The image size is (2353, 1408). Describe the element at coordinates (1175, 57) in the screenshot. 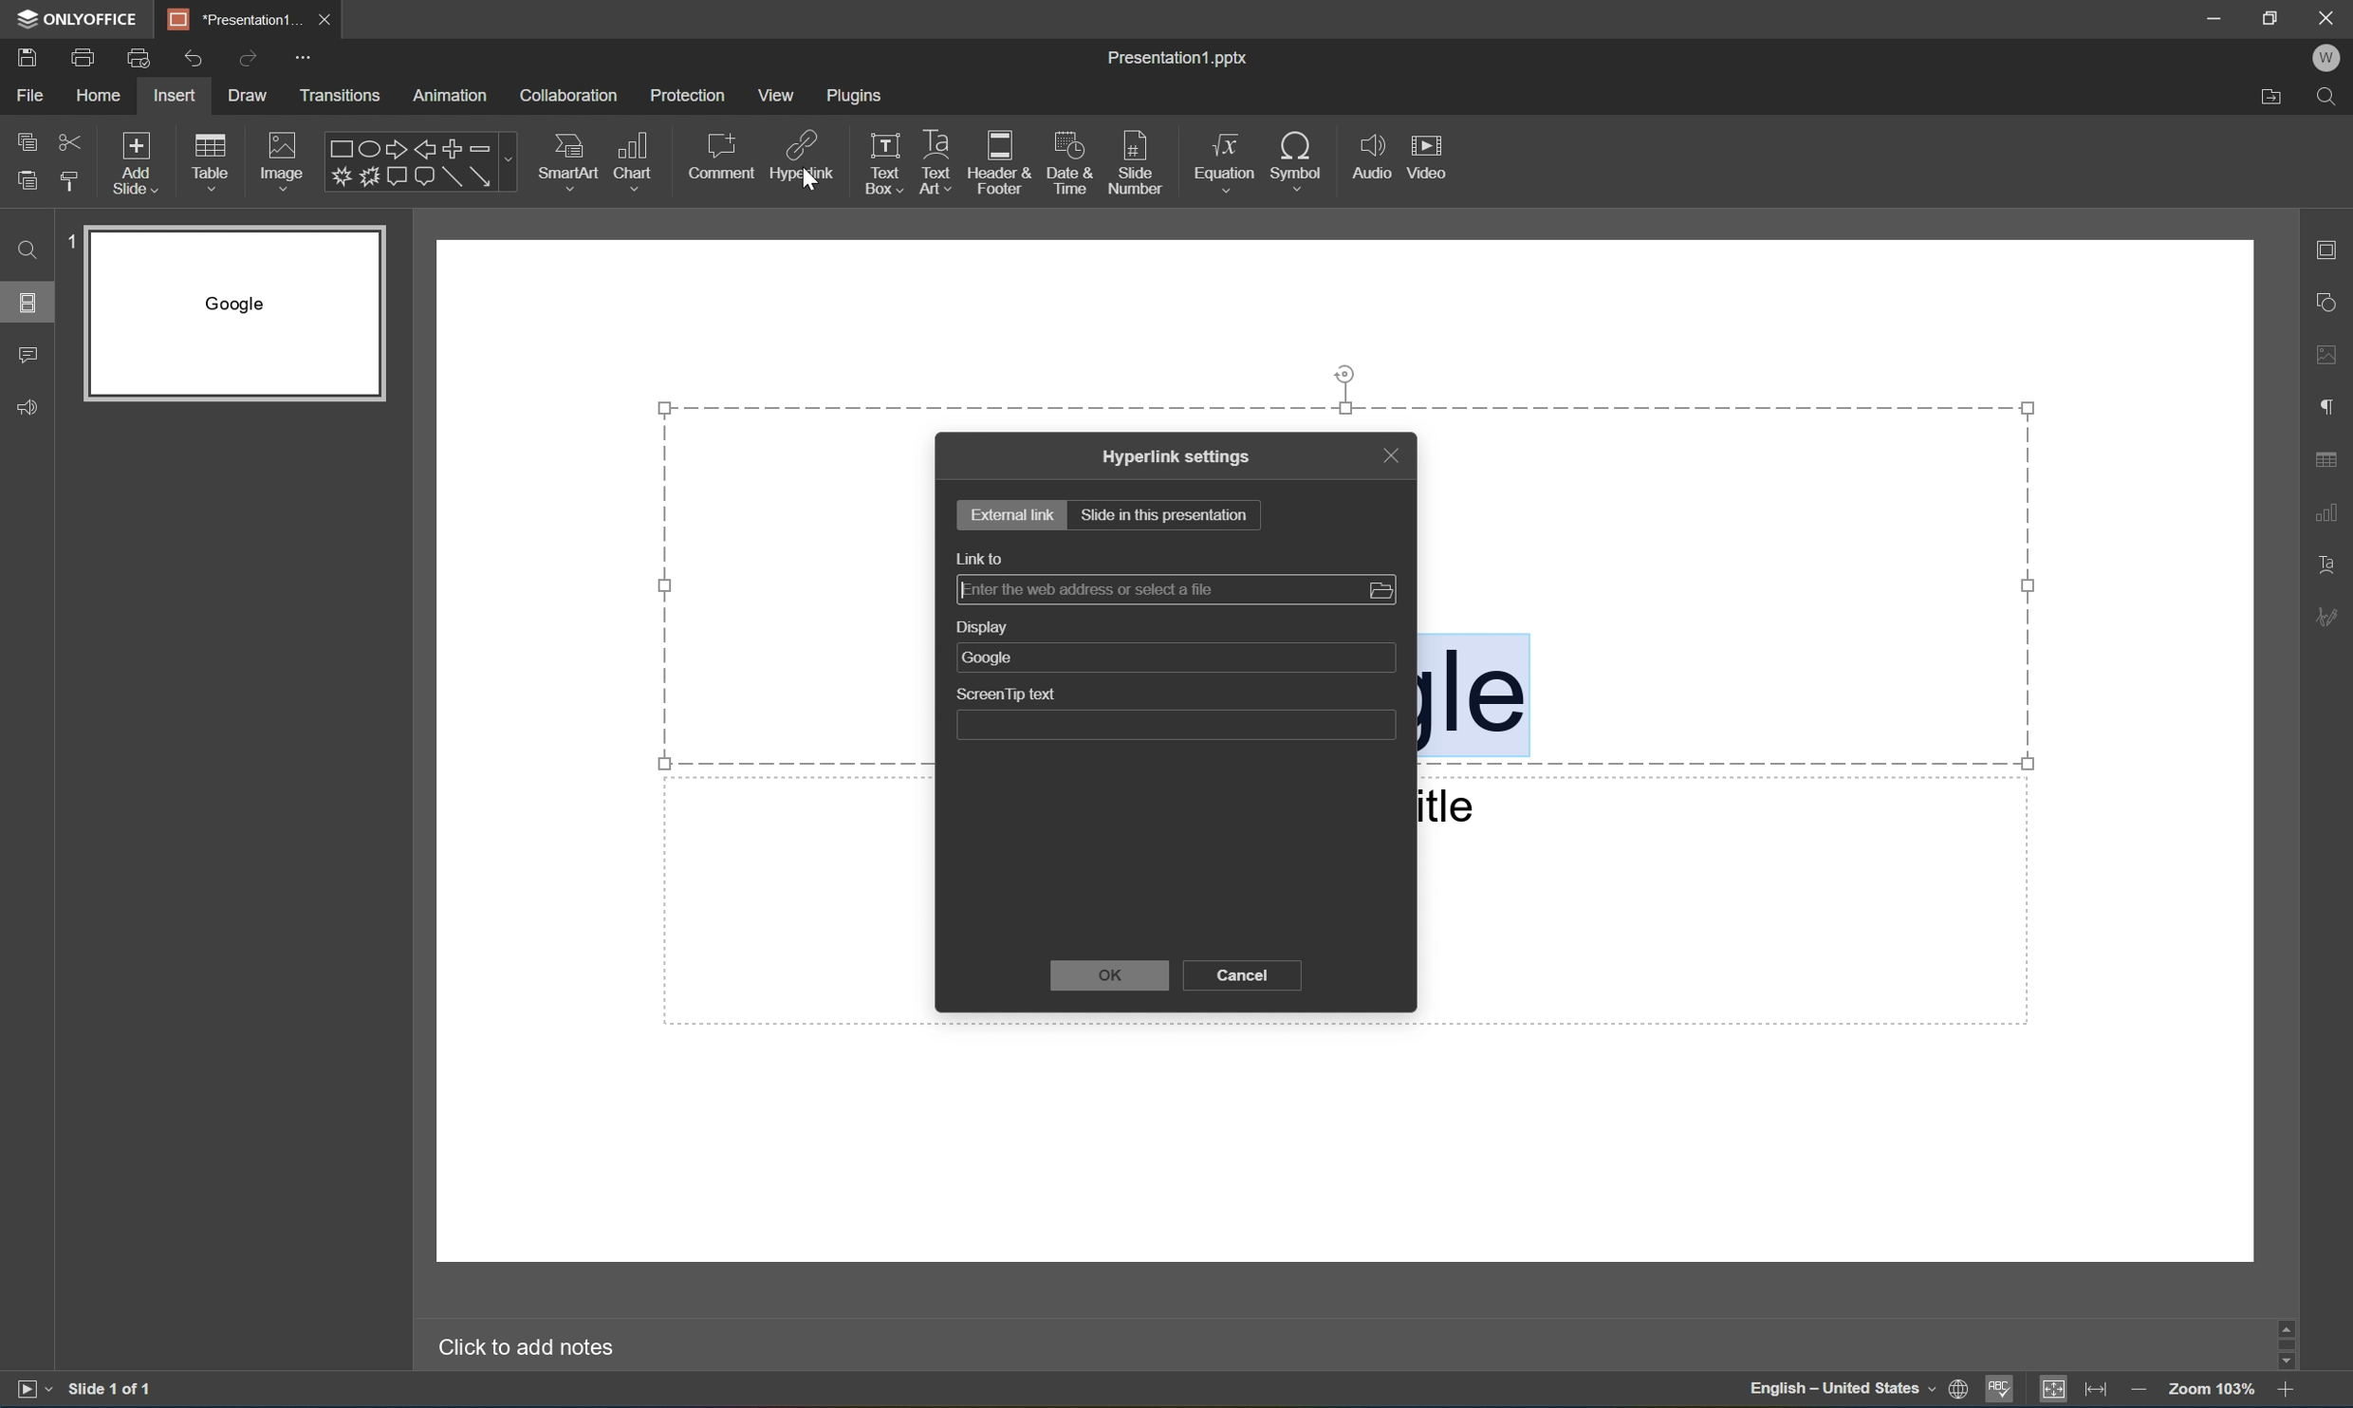

I see `Presentation1.pptx` at that location.